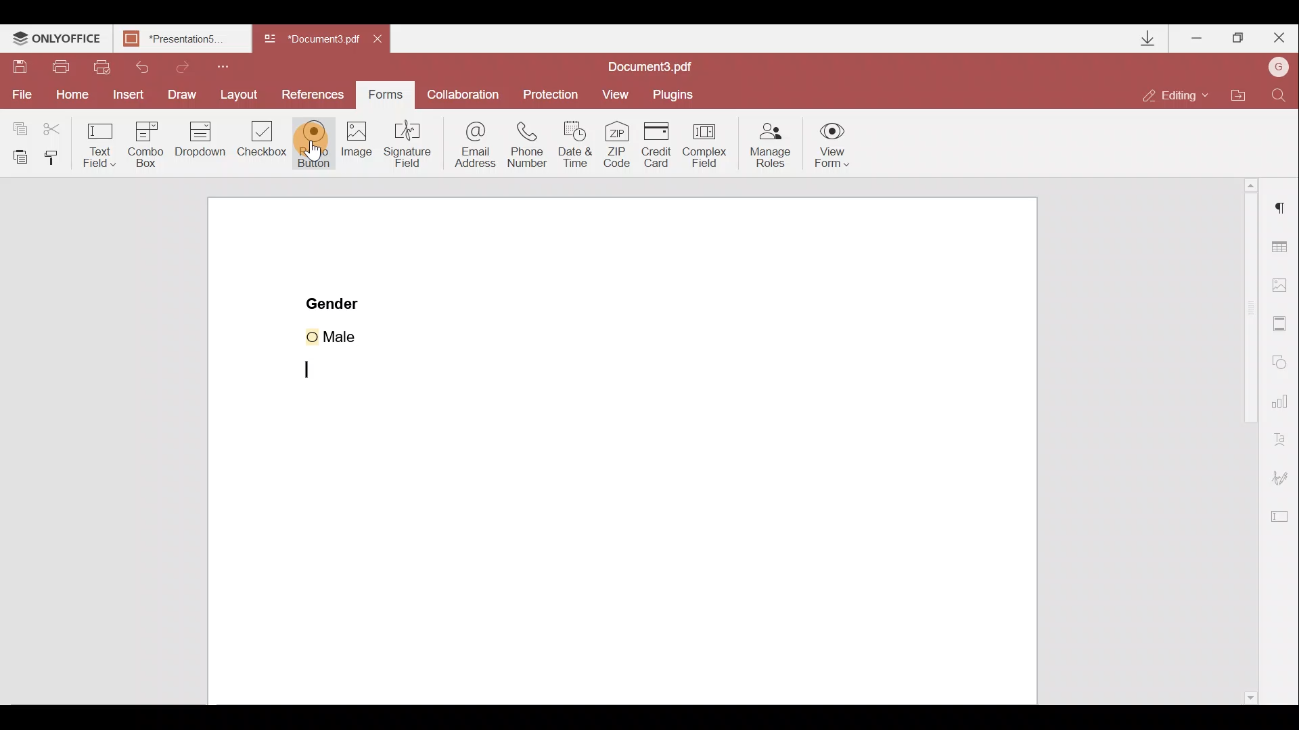 The height and width of the screenshot is (730, 1299). What do you see at coordinates (127, 96) in the screenshot?
I see `Insert` at bounding box center [127, 96].